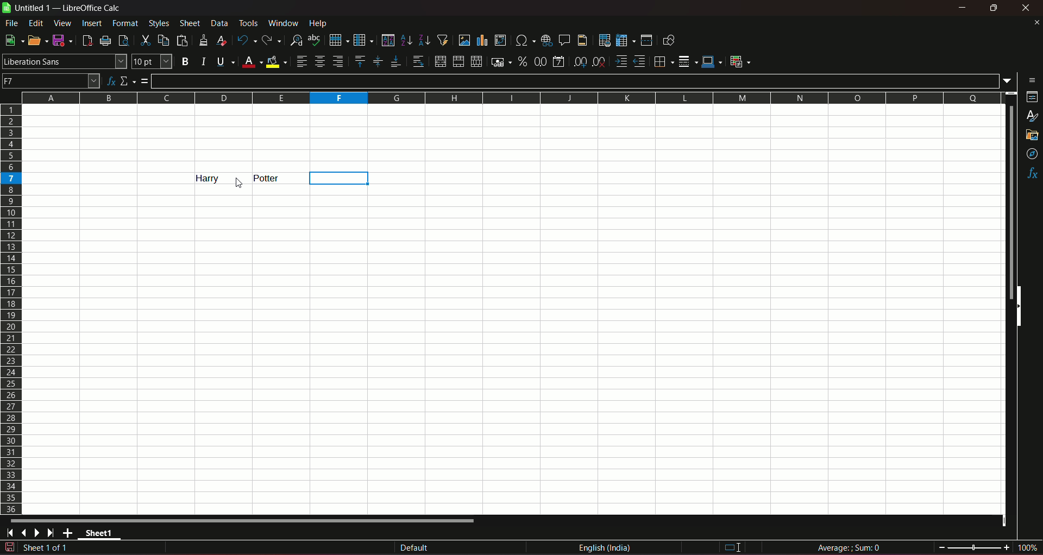  I want to click on file, so click(12, 23).